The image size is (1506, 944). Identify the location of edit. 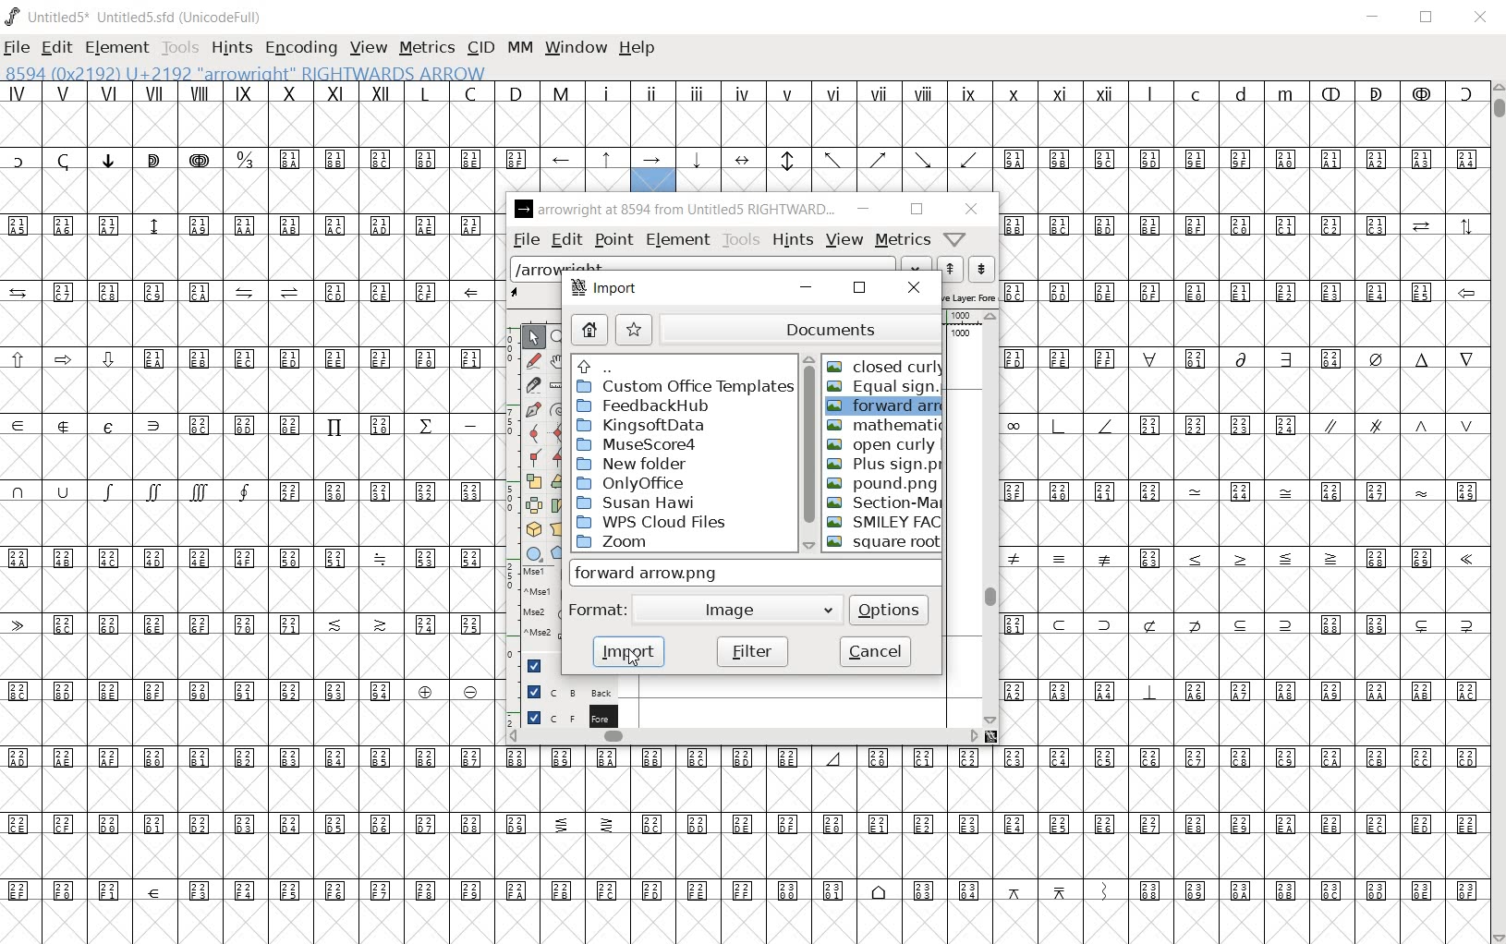
(565, 239).